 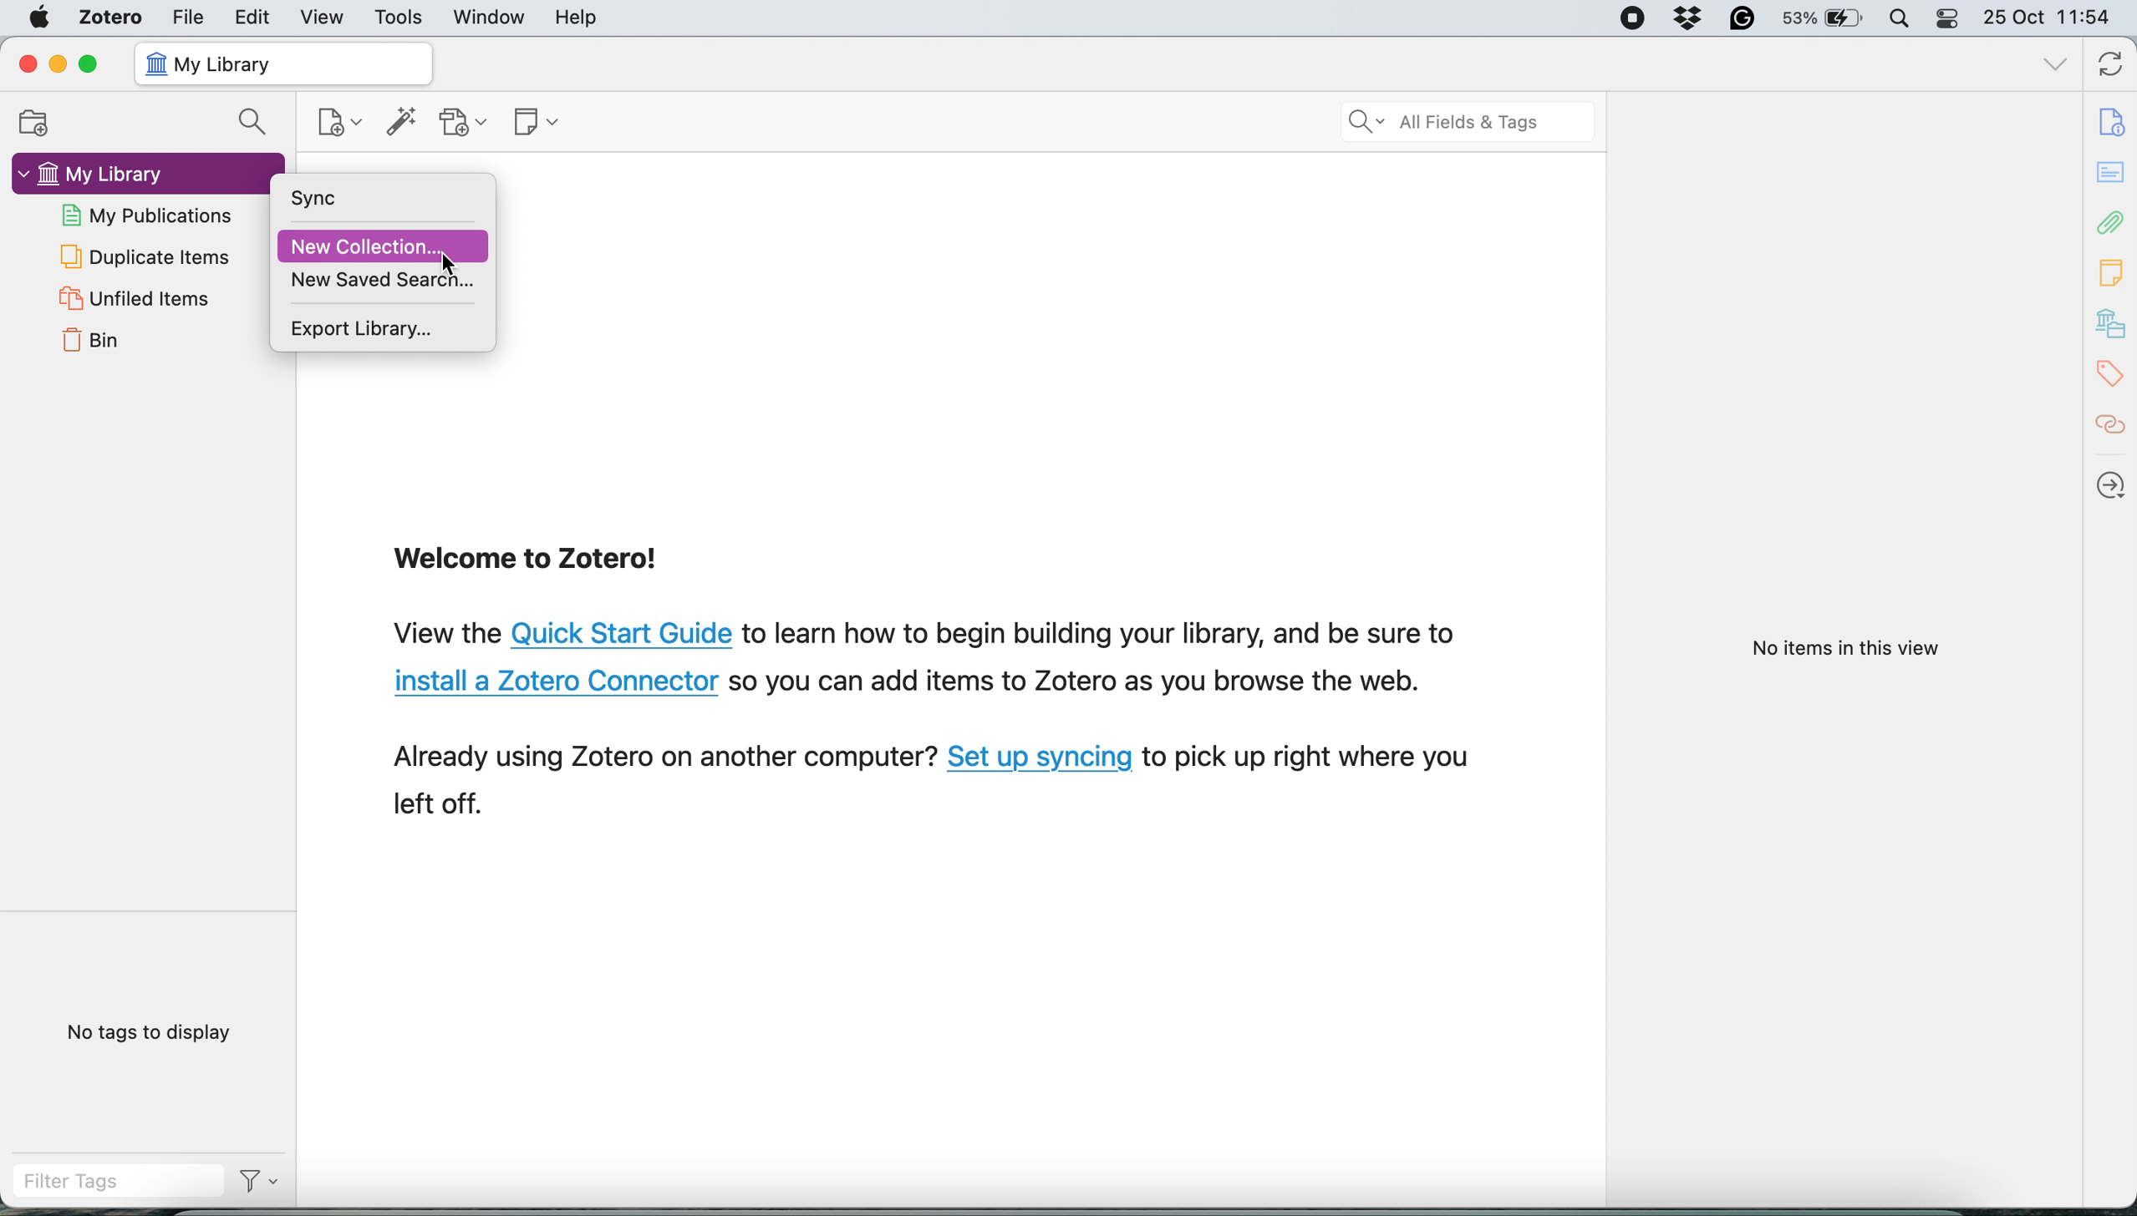 I want to click on sync with zotero.org, so click(x=2107, y=67).